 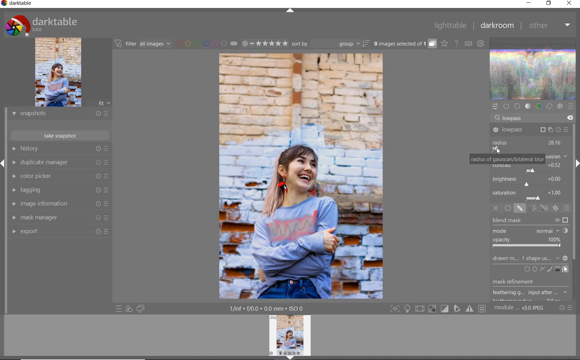 I want to click on filter all images by module order, so click(x=143, y=44).